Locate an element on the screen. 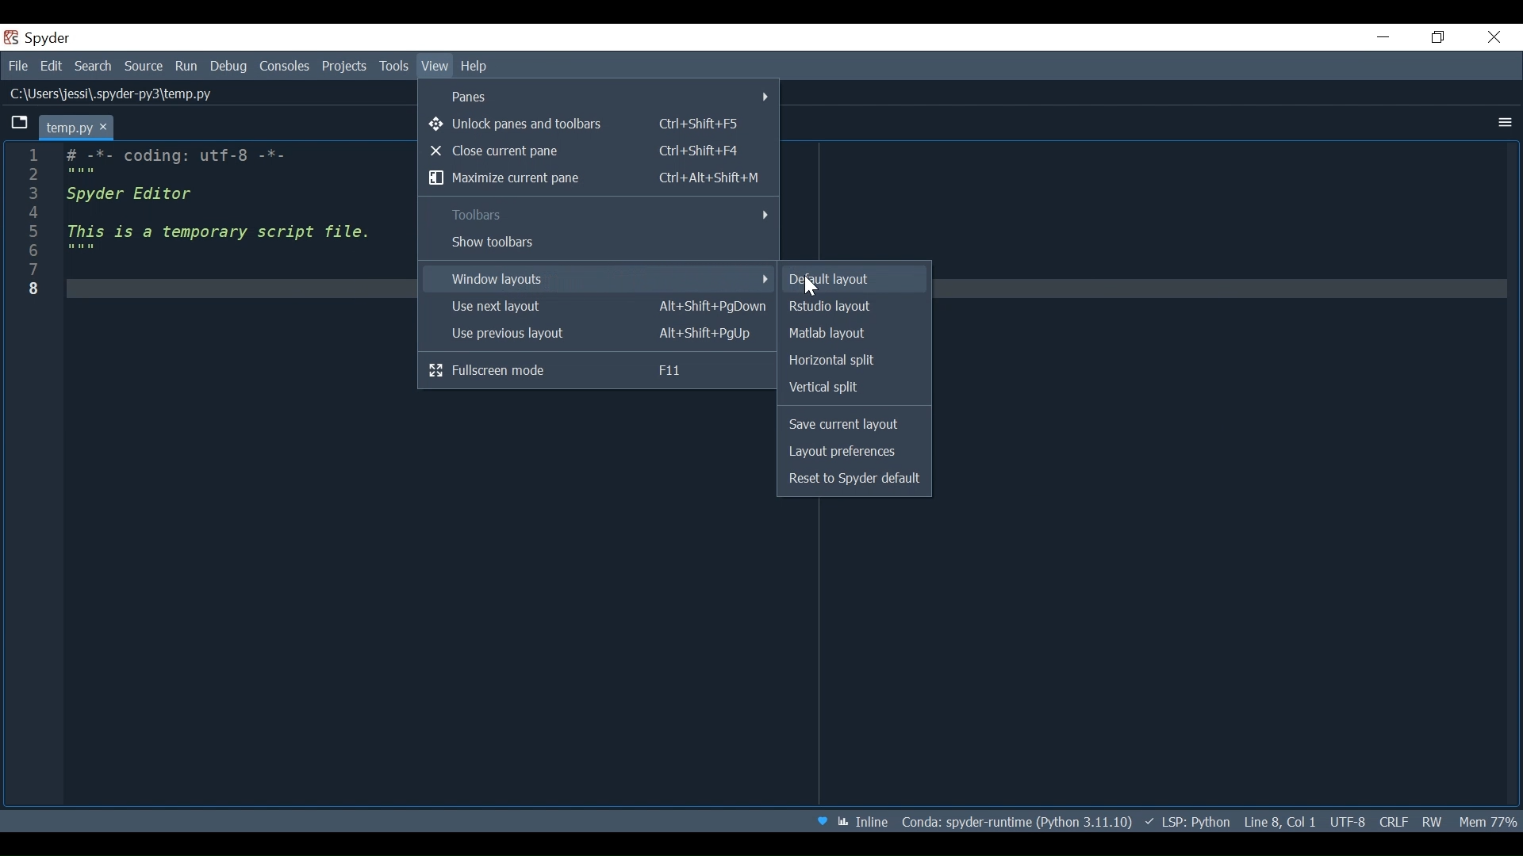 This screenshot has height=856, width=1523. View is located at coordinates (435, 67).